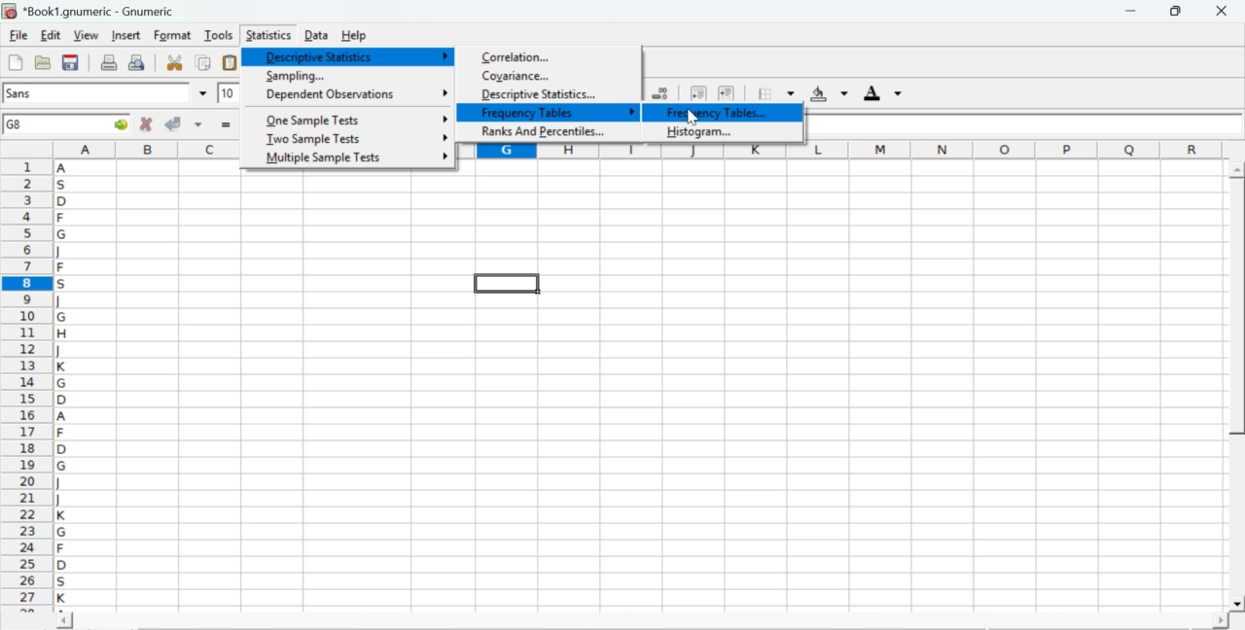  Describe the element at coordinates (137, 61) in the screenshot. I see `print preview` at that location.